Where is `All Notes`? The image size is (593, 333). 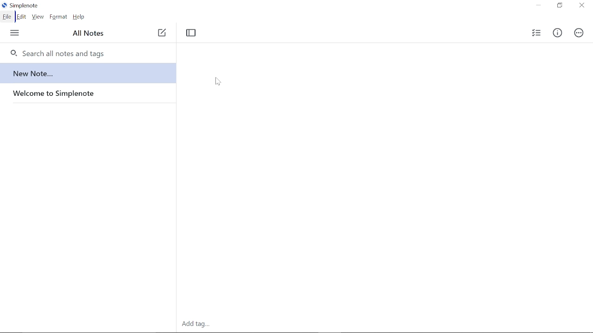 All Notes is located at coordinates (88, 33).